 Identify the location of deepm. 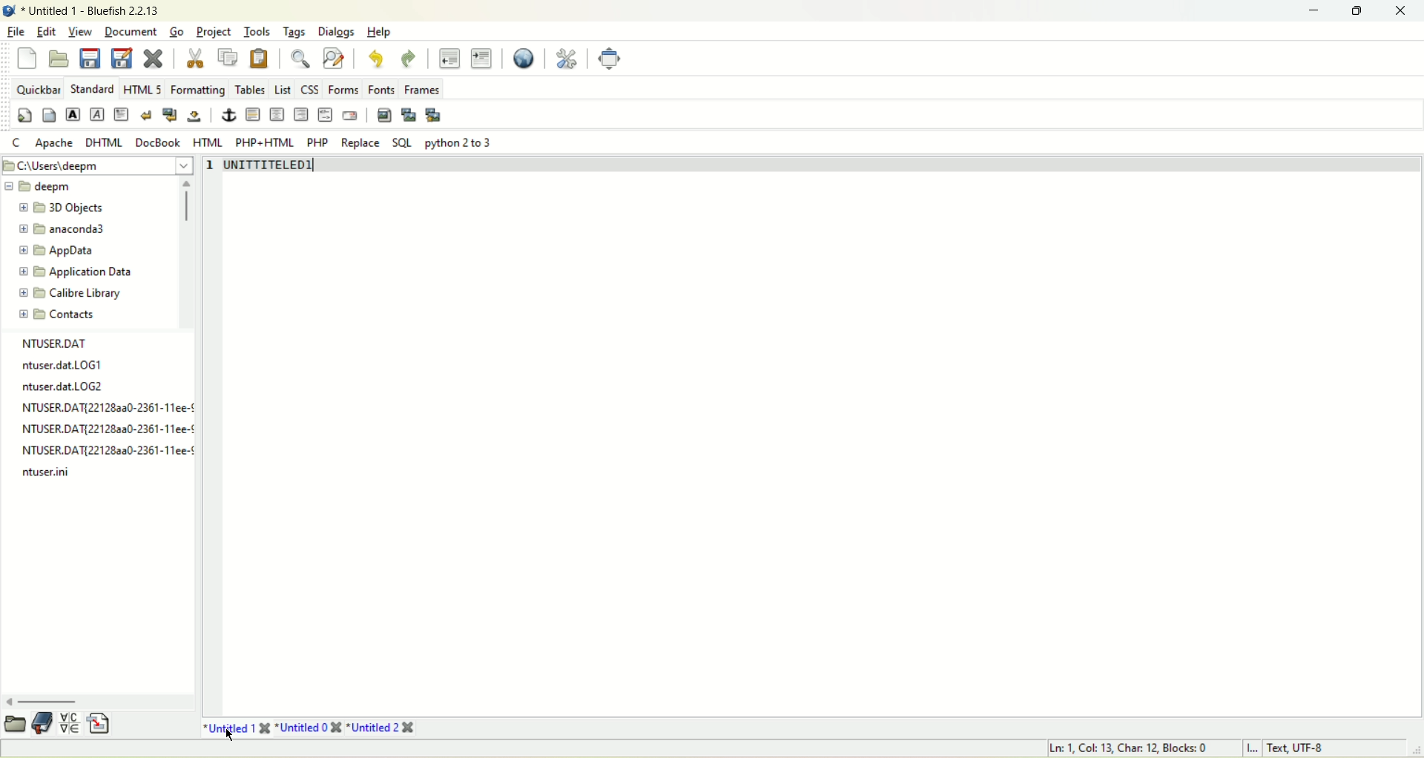
(37, 188).